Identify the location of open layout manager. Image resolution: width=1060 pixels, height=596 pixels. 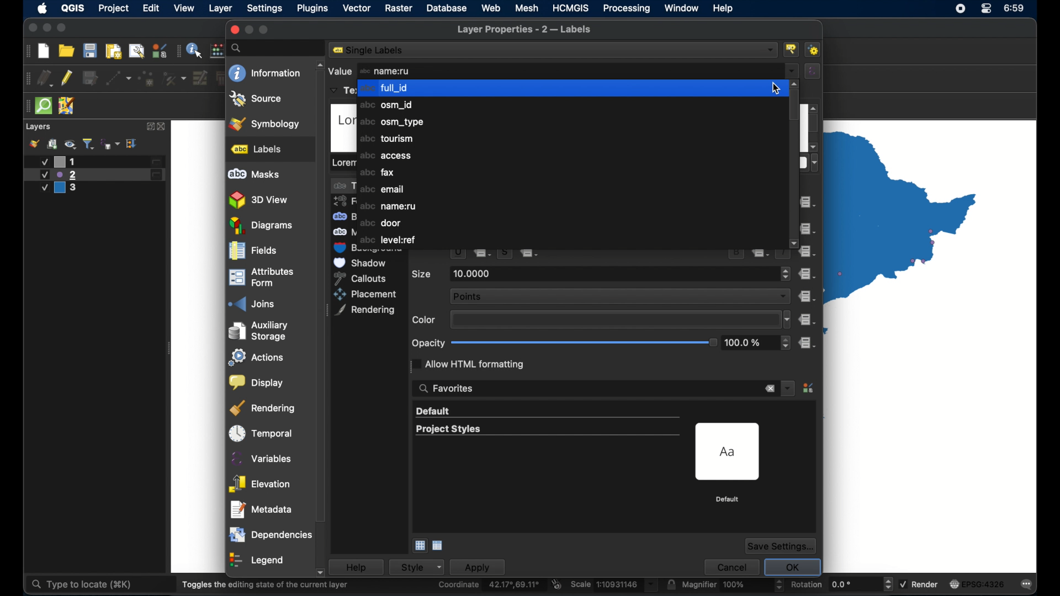
(136, 51).